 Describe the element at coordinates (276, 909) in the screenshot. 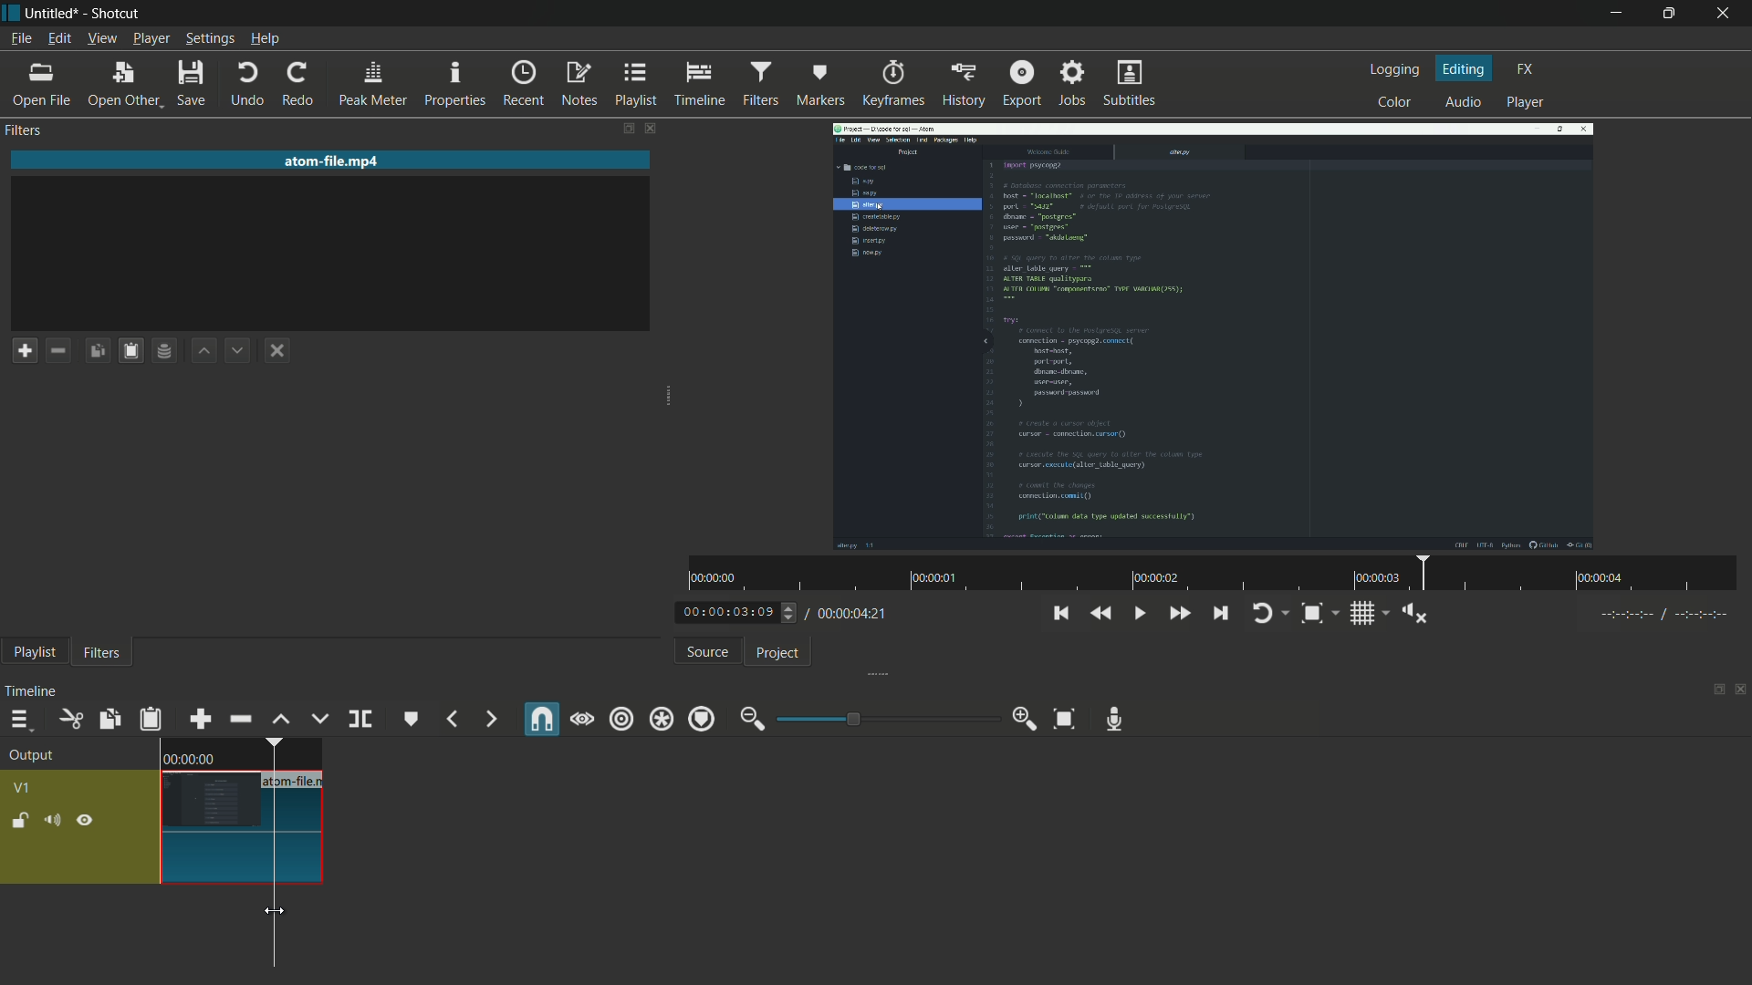

I see `cursor` at that location.